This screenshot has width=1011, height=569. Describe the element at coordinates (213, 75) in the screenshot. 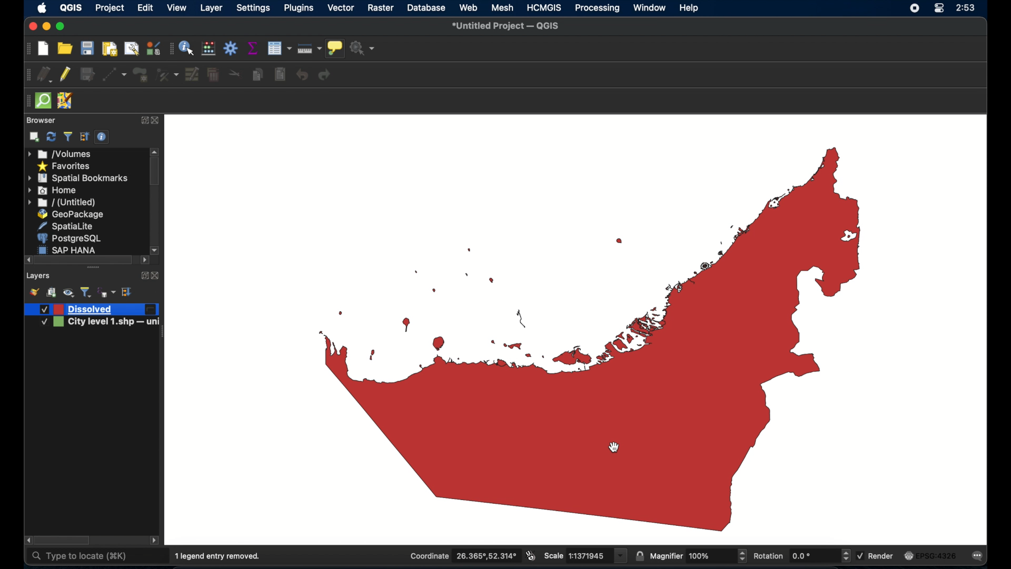

I see `delete selected` at that location.